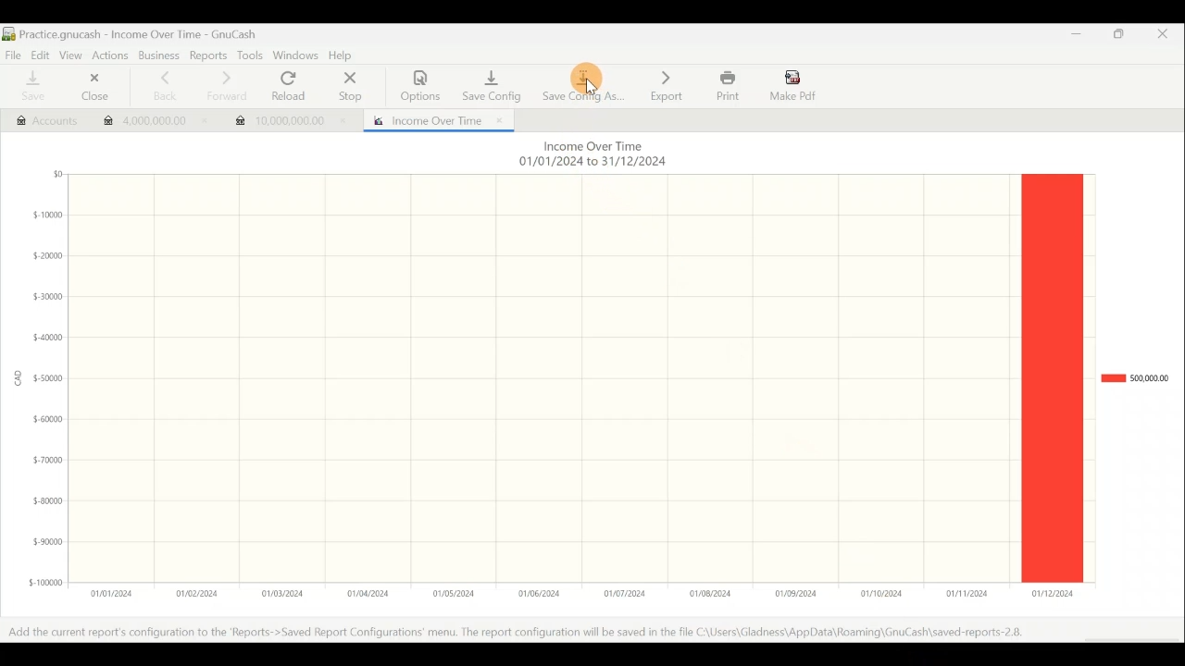  I want to click on File location, so click(528, 633).